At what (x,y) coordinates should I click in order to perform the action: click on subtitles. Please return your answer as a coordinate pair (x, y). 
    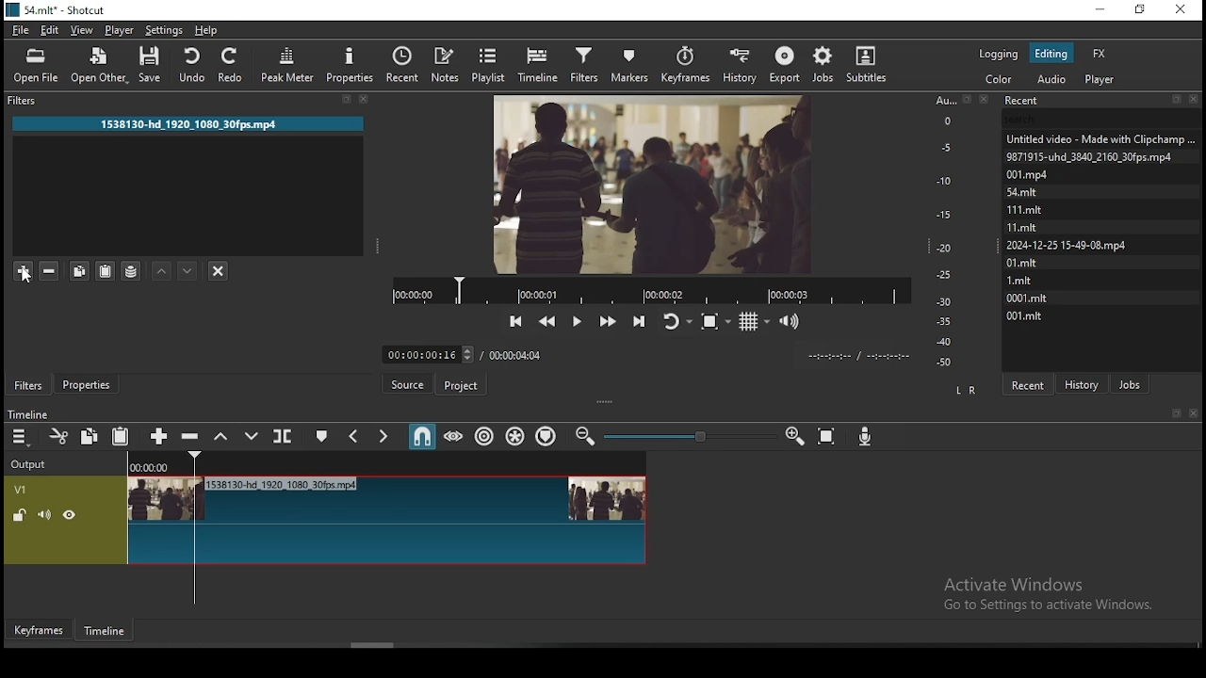
    Looking at the image, I should click on (871, 63).